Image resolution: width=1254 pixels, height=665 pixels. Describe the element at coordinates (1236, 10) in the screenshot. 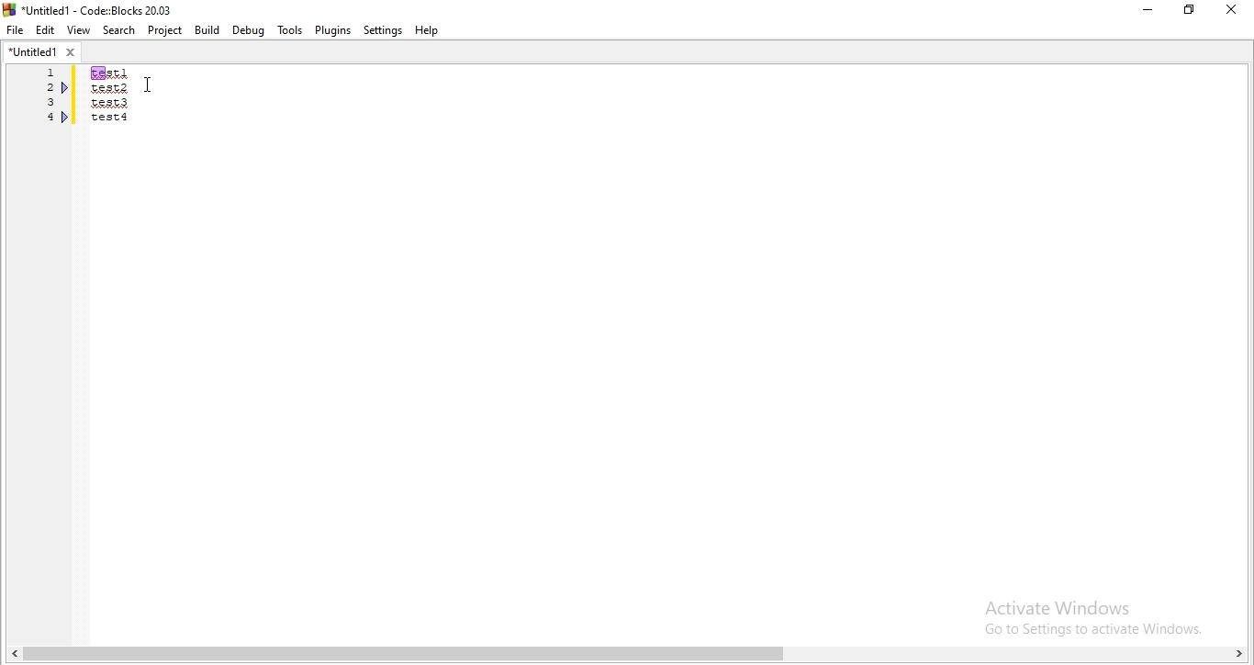

I see `close` at that location.